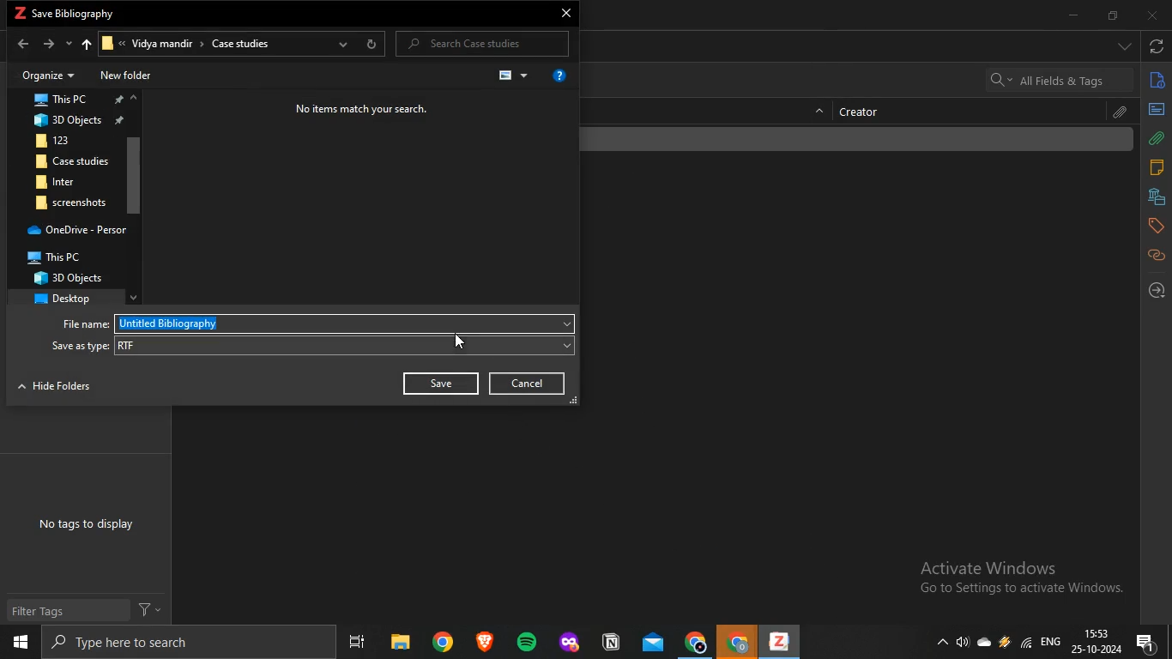  I want to click on scroll bar, so click(134, 175).